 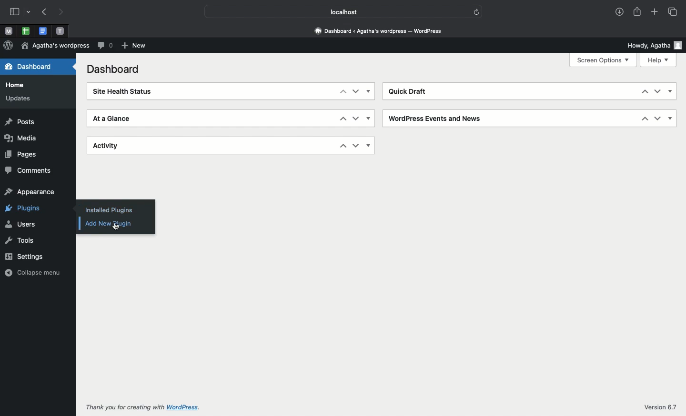 What do you see at coordinates (43, 12) in the screenshot?
I see `Previous page` at bounding box center [43, 12].